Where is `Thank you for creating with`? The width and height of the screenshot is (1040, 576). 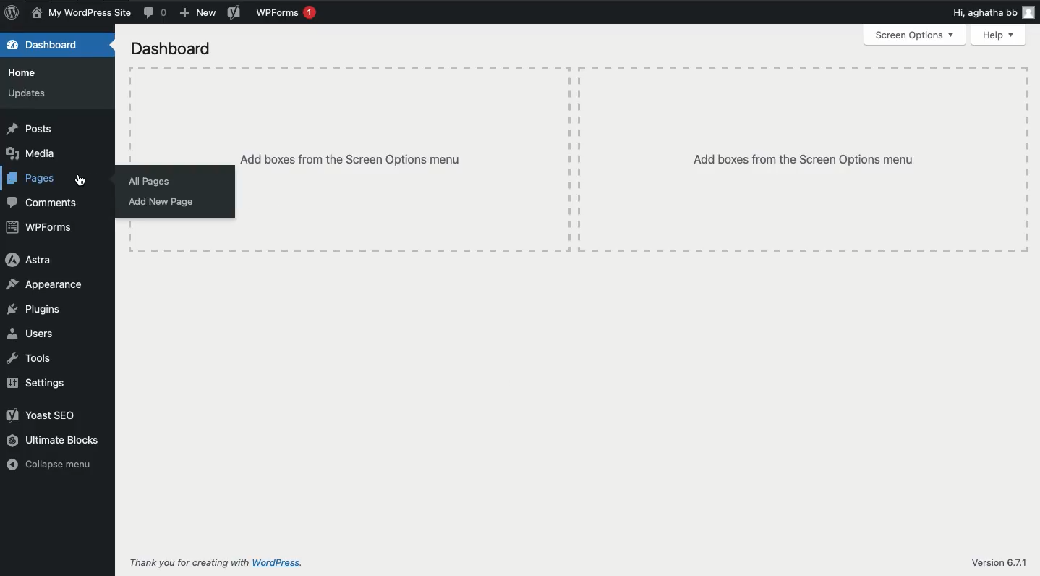 Thank you for creating with is located at coordinates (186, 563).